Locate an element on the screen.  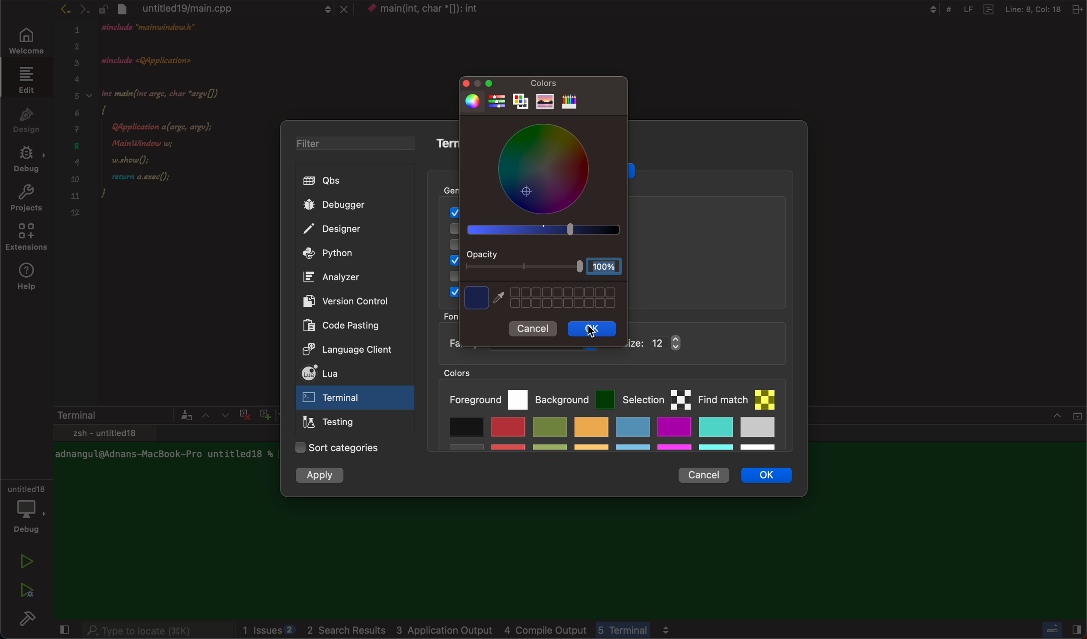
code posting is located at coordinates (347, 325).